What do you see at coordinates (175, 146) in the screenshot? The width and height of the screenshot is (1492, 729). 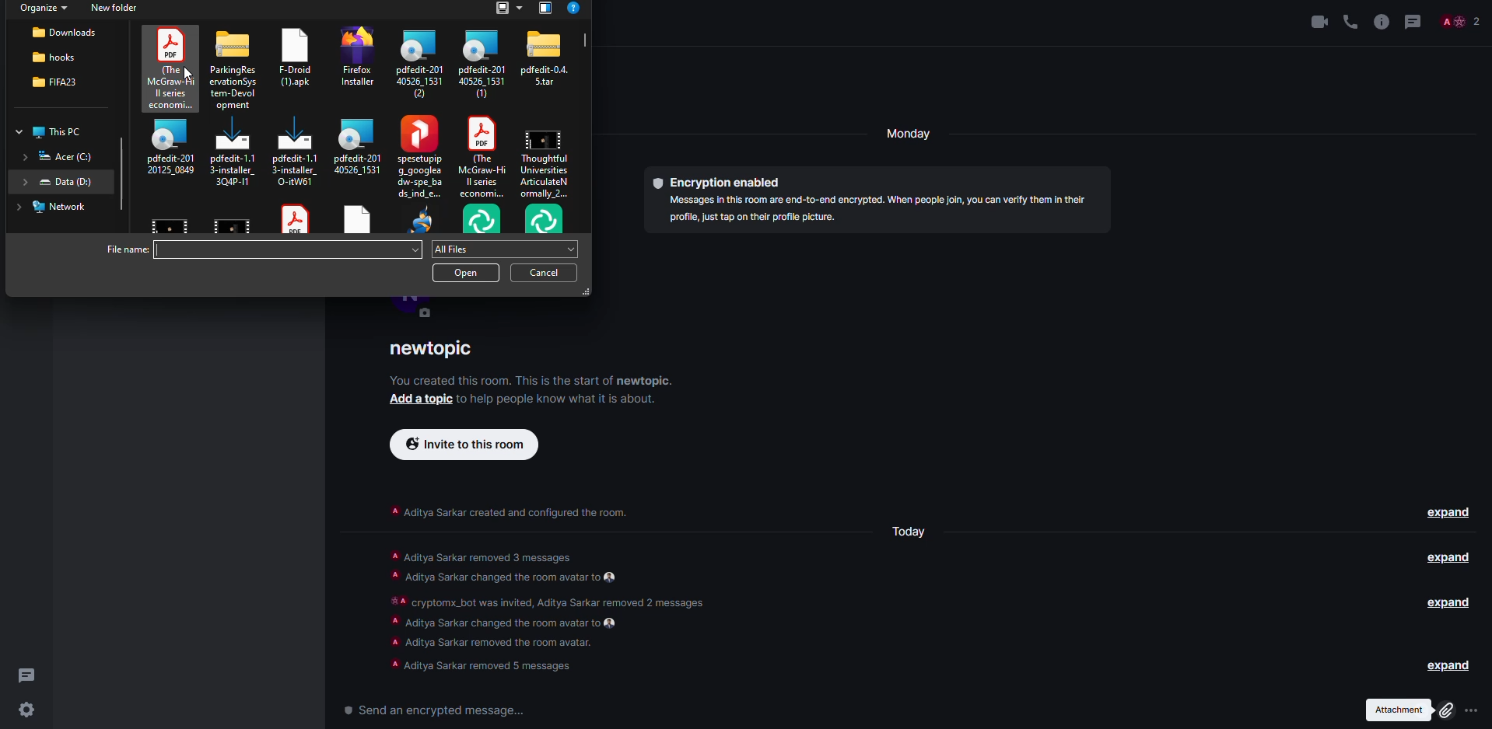 I see `file` at bounding box center [175, 146].